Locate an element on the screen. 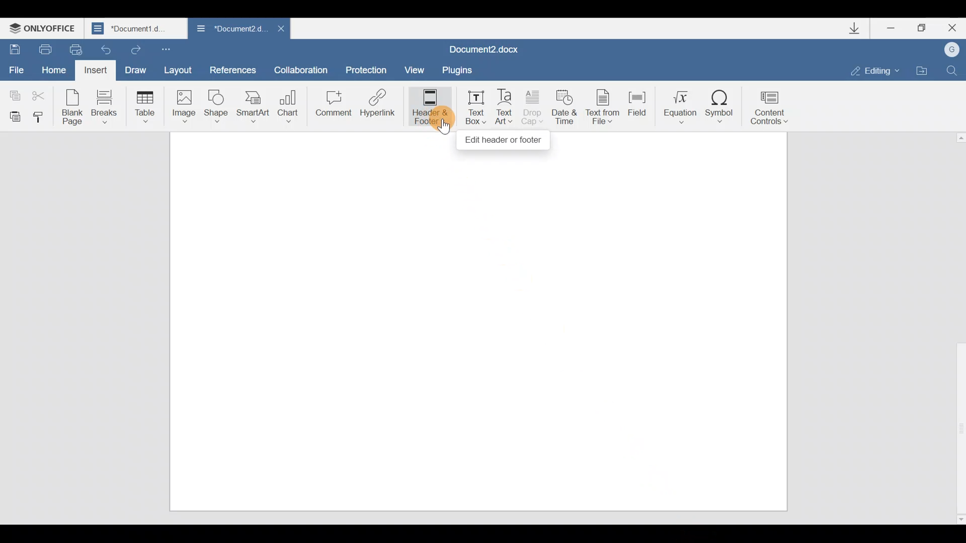 This screenshot has width=966, height=543. View is located at coordinates (416, 68).